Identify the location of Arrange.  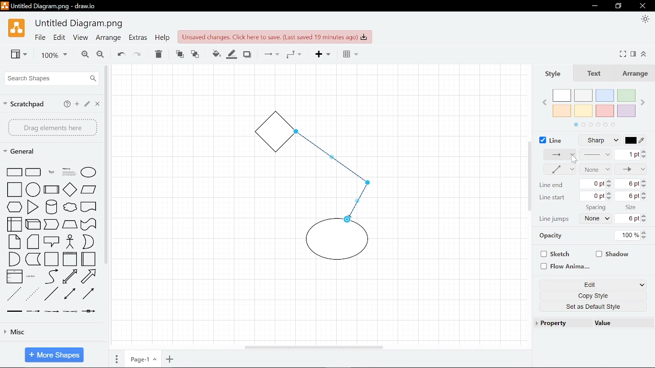
(637, 75).